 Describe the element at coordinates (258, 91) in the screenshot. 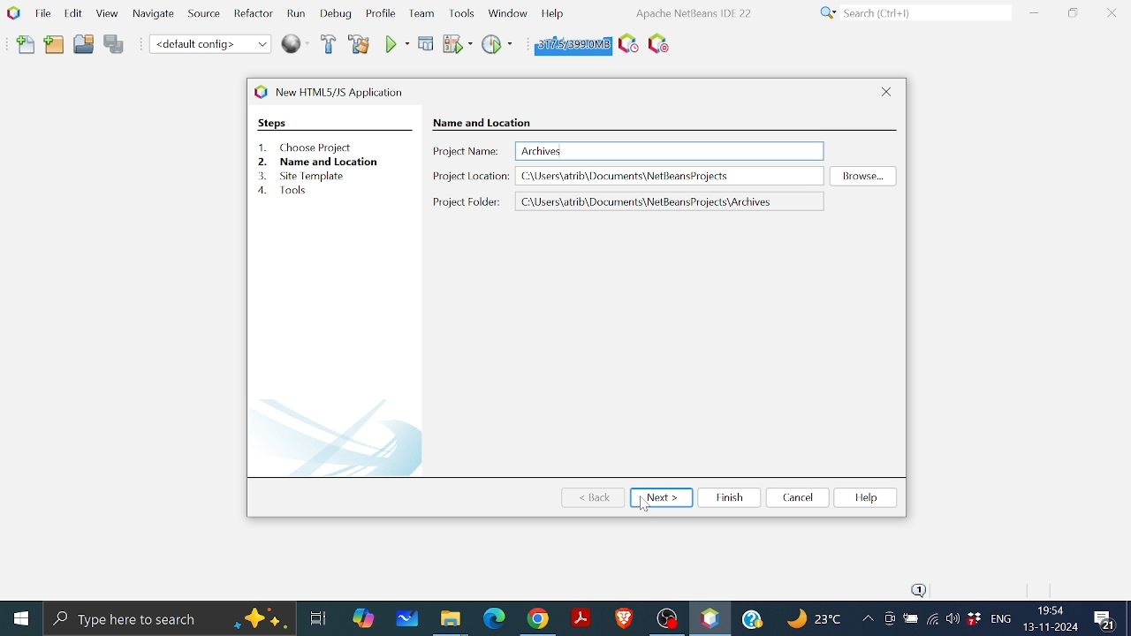

I see `logo` at that location.